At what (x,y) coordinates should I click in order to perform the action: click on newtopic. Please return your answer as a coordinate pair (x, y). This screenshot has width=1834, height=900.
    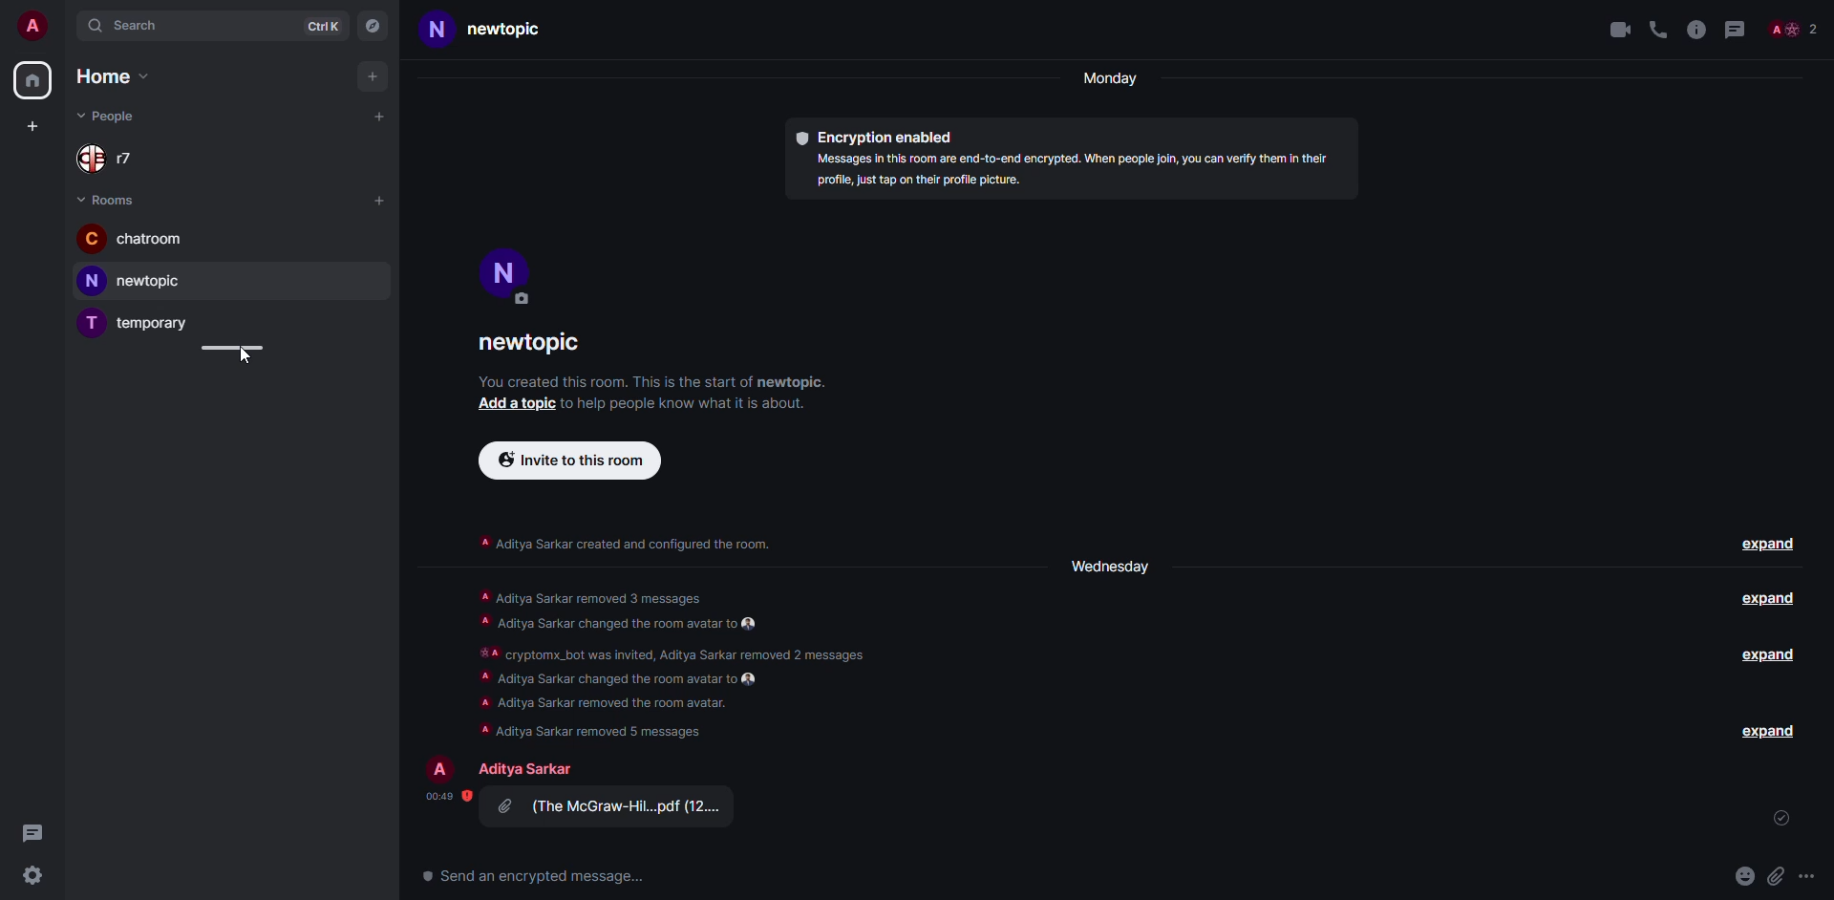
    Looking at the image, I should click on (531, 345).